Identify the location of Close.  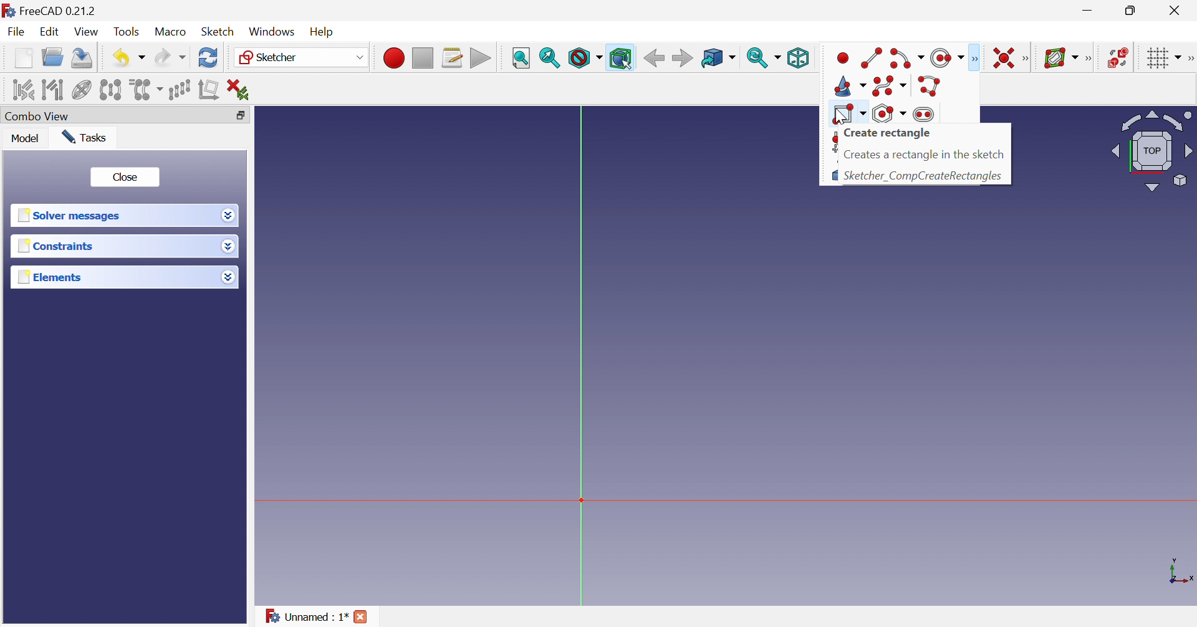
(126, 178).